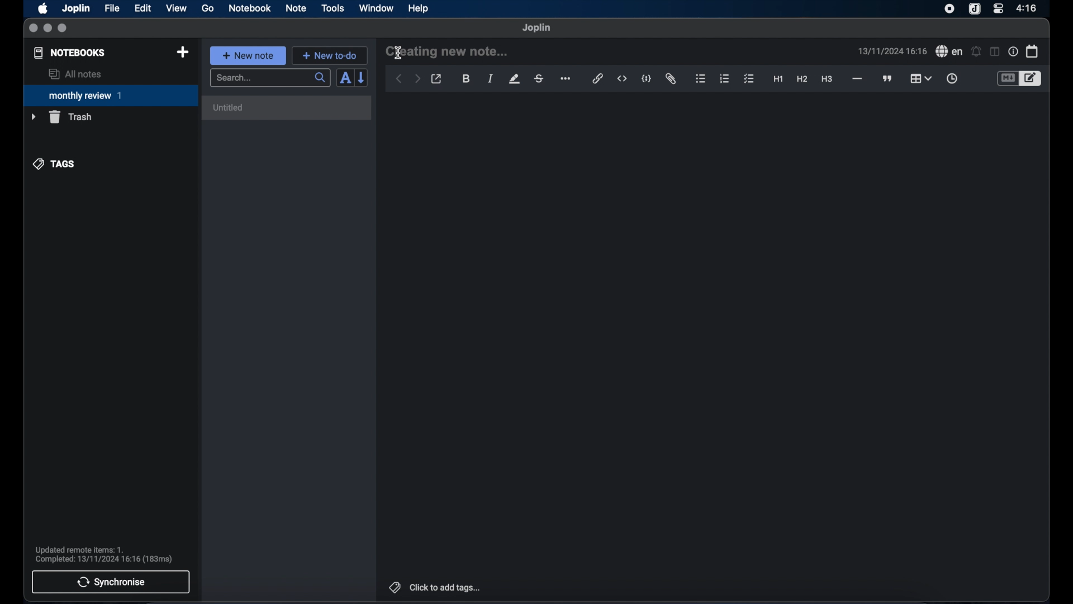  I want to click on creating new note, so click(448, 51).